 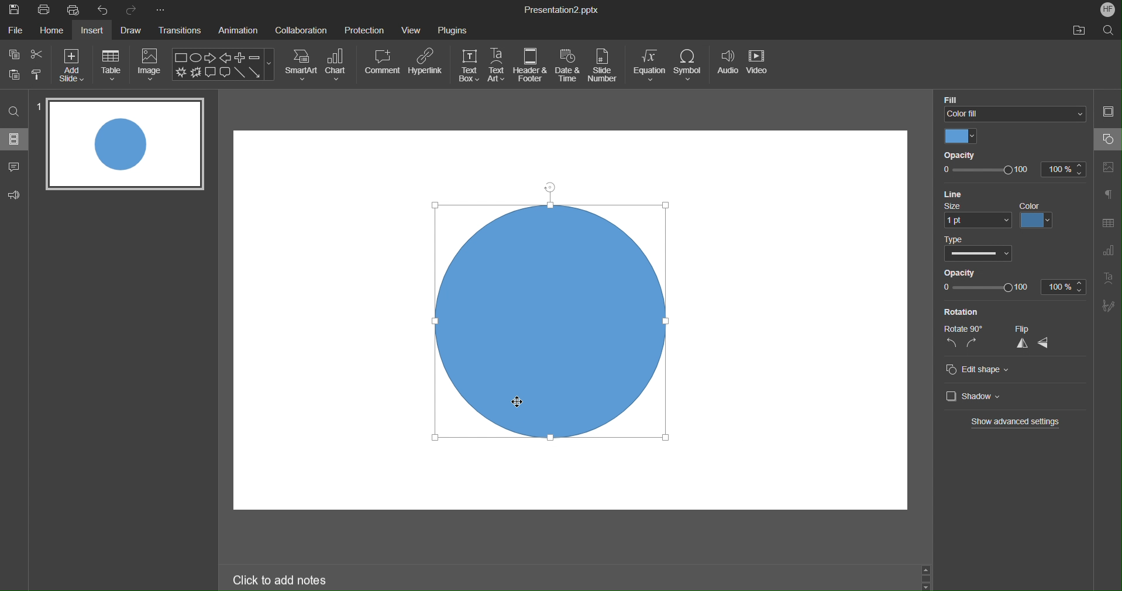 What do you see at coordinates (240, 31) in the screenshot?
I see `Animation` at bounding box center [240, 31].